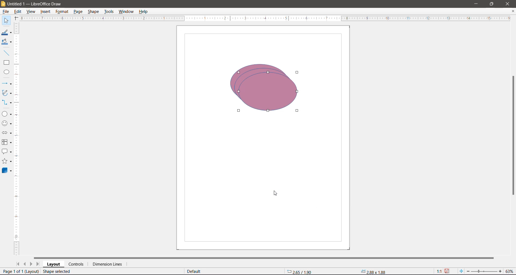  I want to click on Insert Line, so click(6, 53).